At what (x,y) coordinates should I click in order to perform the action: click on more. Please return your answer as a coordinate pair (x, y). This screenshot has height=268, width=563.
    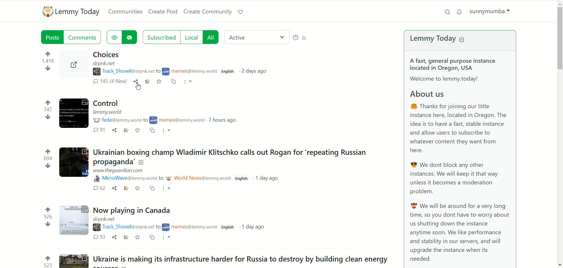
    Looking at the image, I should click on (168, 189).